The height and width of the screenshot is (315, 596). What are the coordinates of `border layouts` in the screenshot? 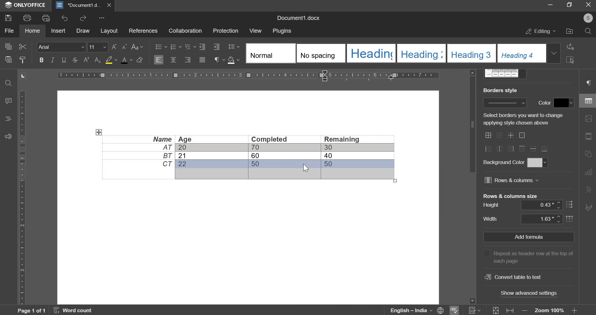 It's located at (520, 143).